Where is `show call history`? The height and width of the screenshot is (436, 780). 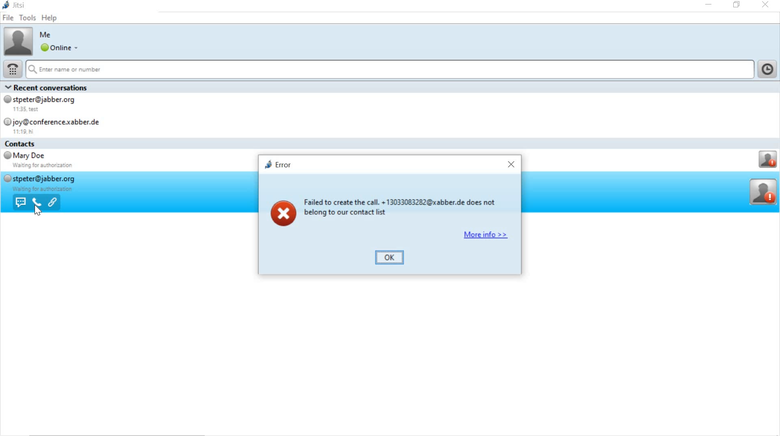 show call history is located at coordinates (768, 69).